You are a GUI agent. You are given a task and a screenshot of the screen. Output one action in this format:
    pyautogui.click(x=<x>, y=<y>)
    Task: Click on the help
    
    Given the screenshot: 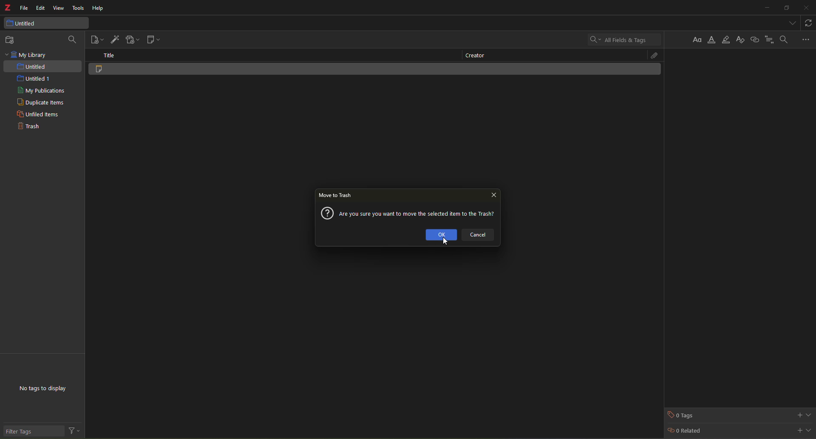 What is the action you would take?
    pyautogui.click(x=99, y=9)
    